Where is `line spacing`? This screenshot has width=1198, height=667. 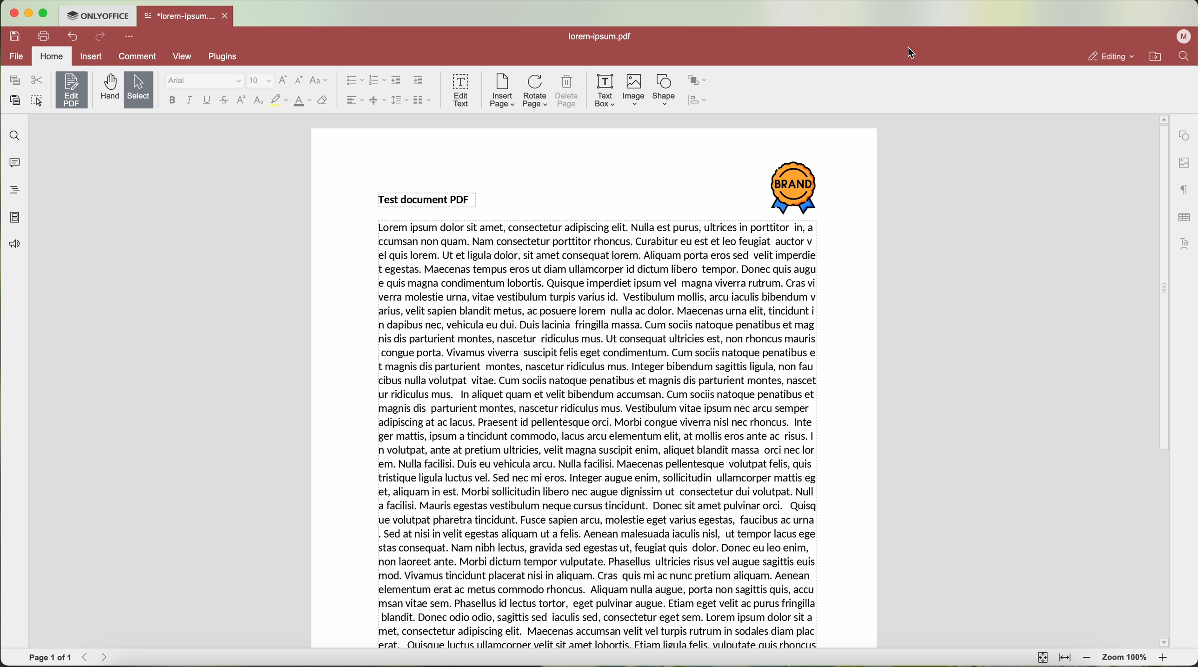 line spacing is located at coordinates (399, 100).